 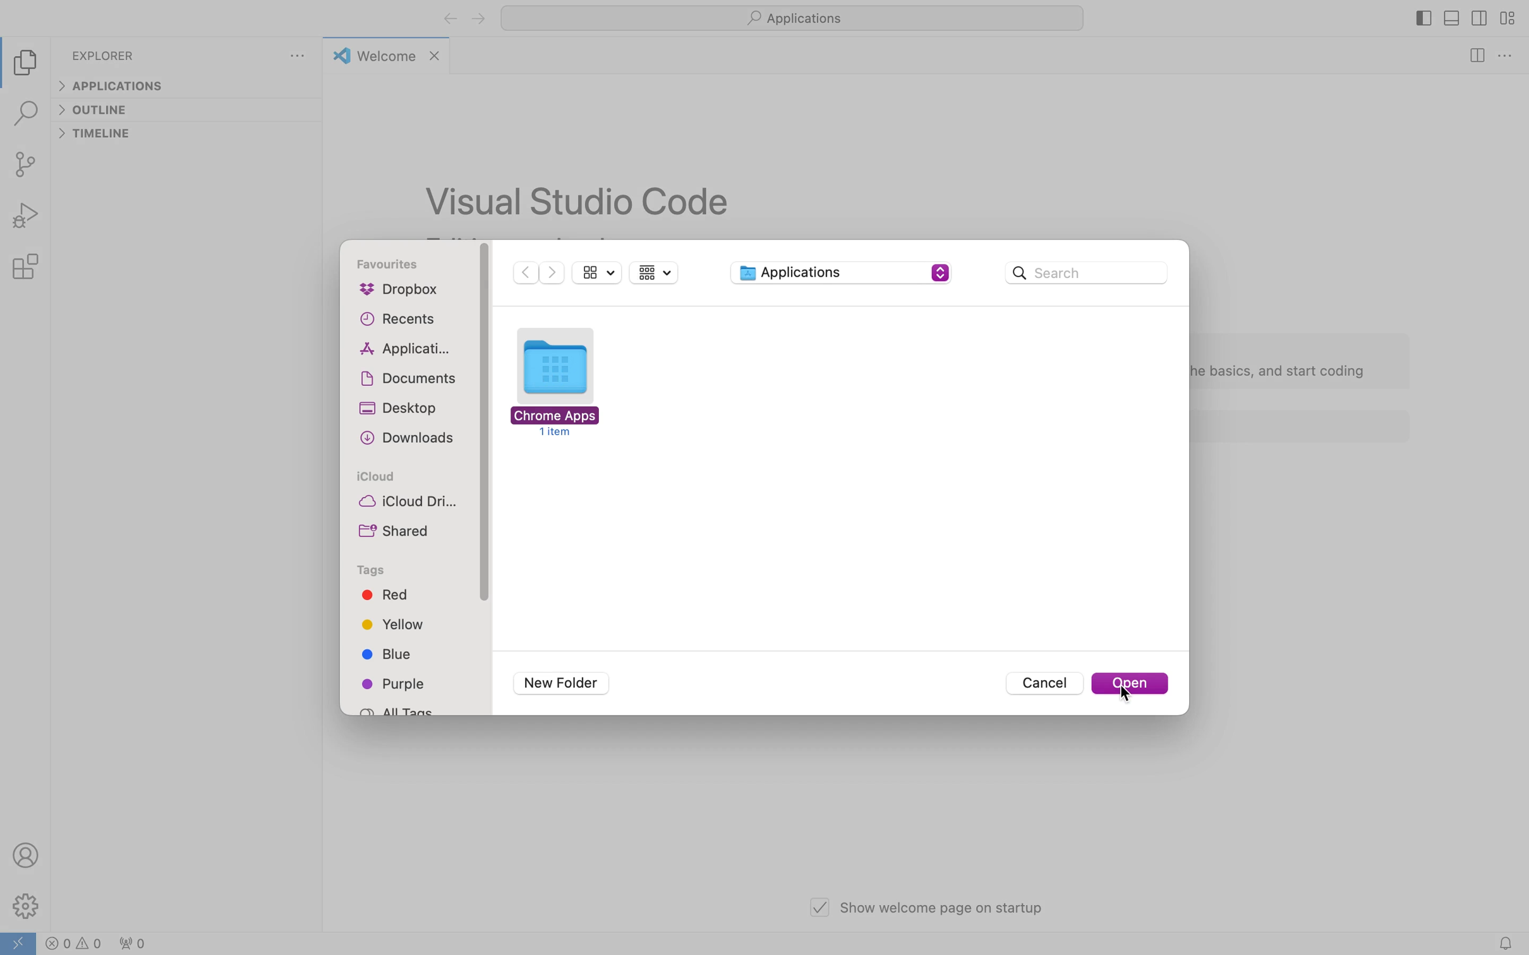 What do you see at coordinates (449, 20) in the screenshot?
I see `back` at bounding box center [449, 20].